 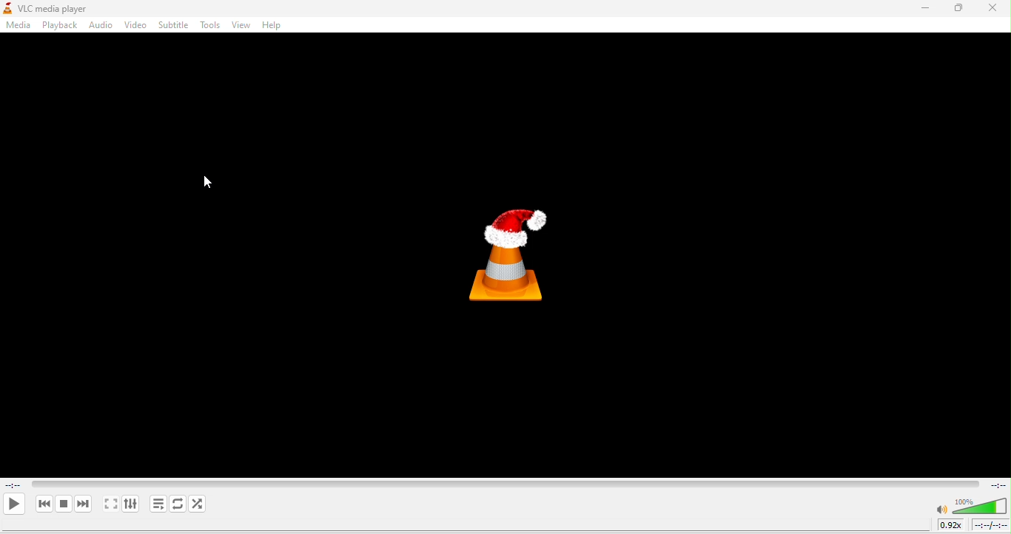 I want to click on random, so click(x=199, y=504).